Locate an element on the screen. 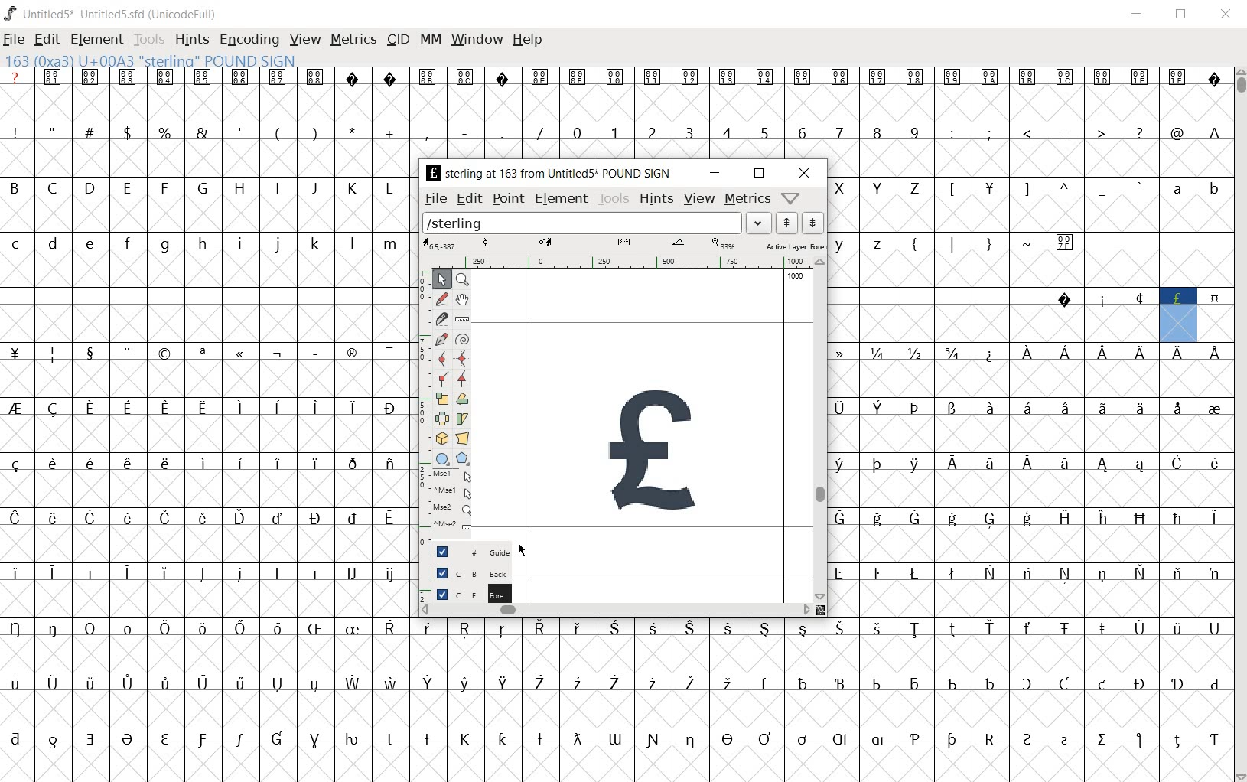 The width and height of the screenshot is (1247, 782). 1 is located at coordinates (614, 132).